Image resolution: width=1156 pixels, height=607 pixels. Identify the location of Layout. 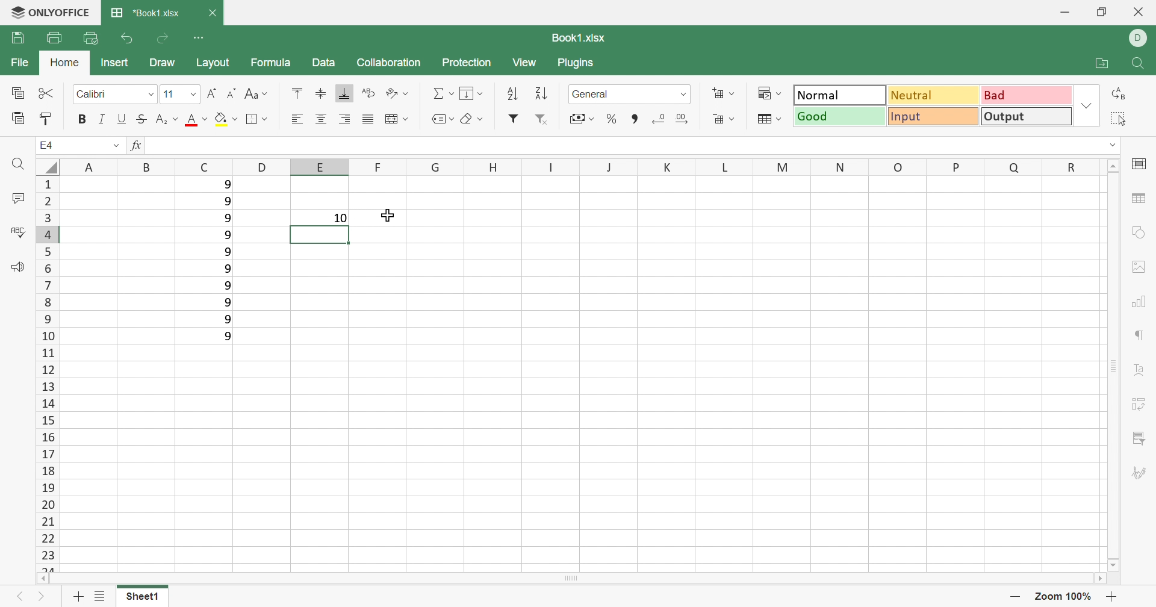
(212, 63).